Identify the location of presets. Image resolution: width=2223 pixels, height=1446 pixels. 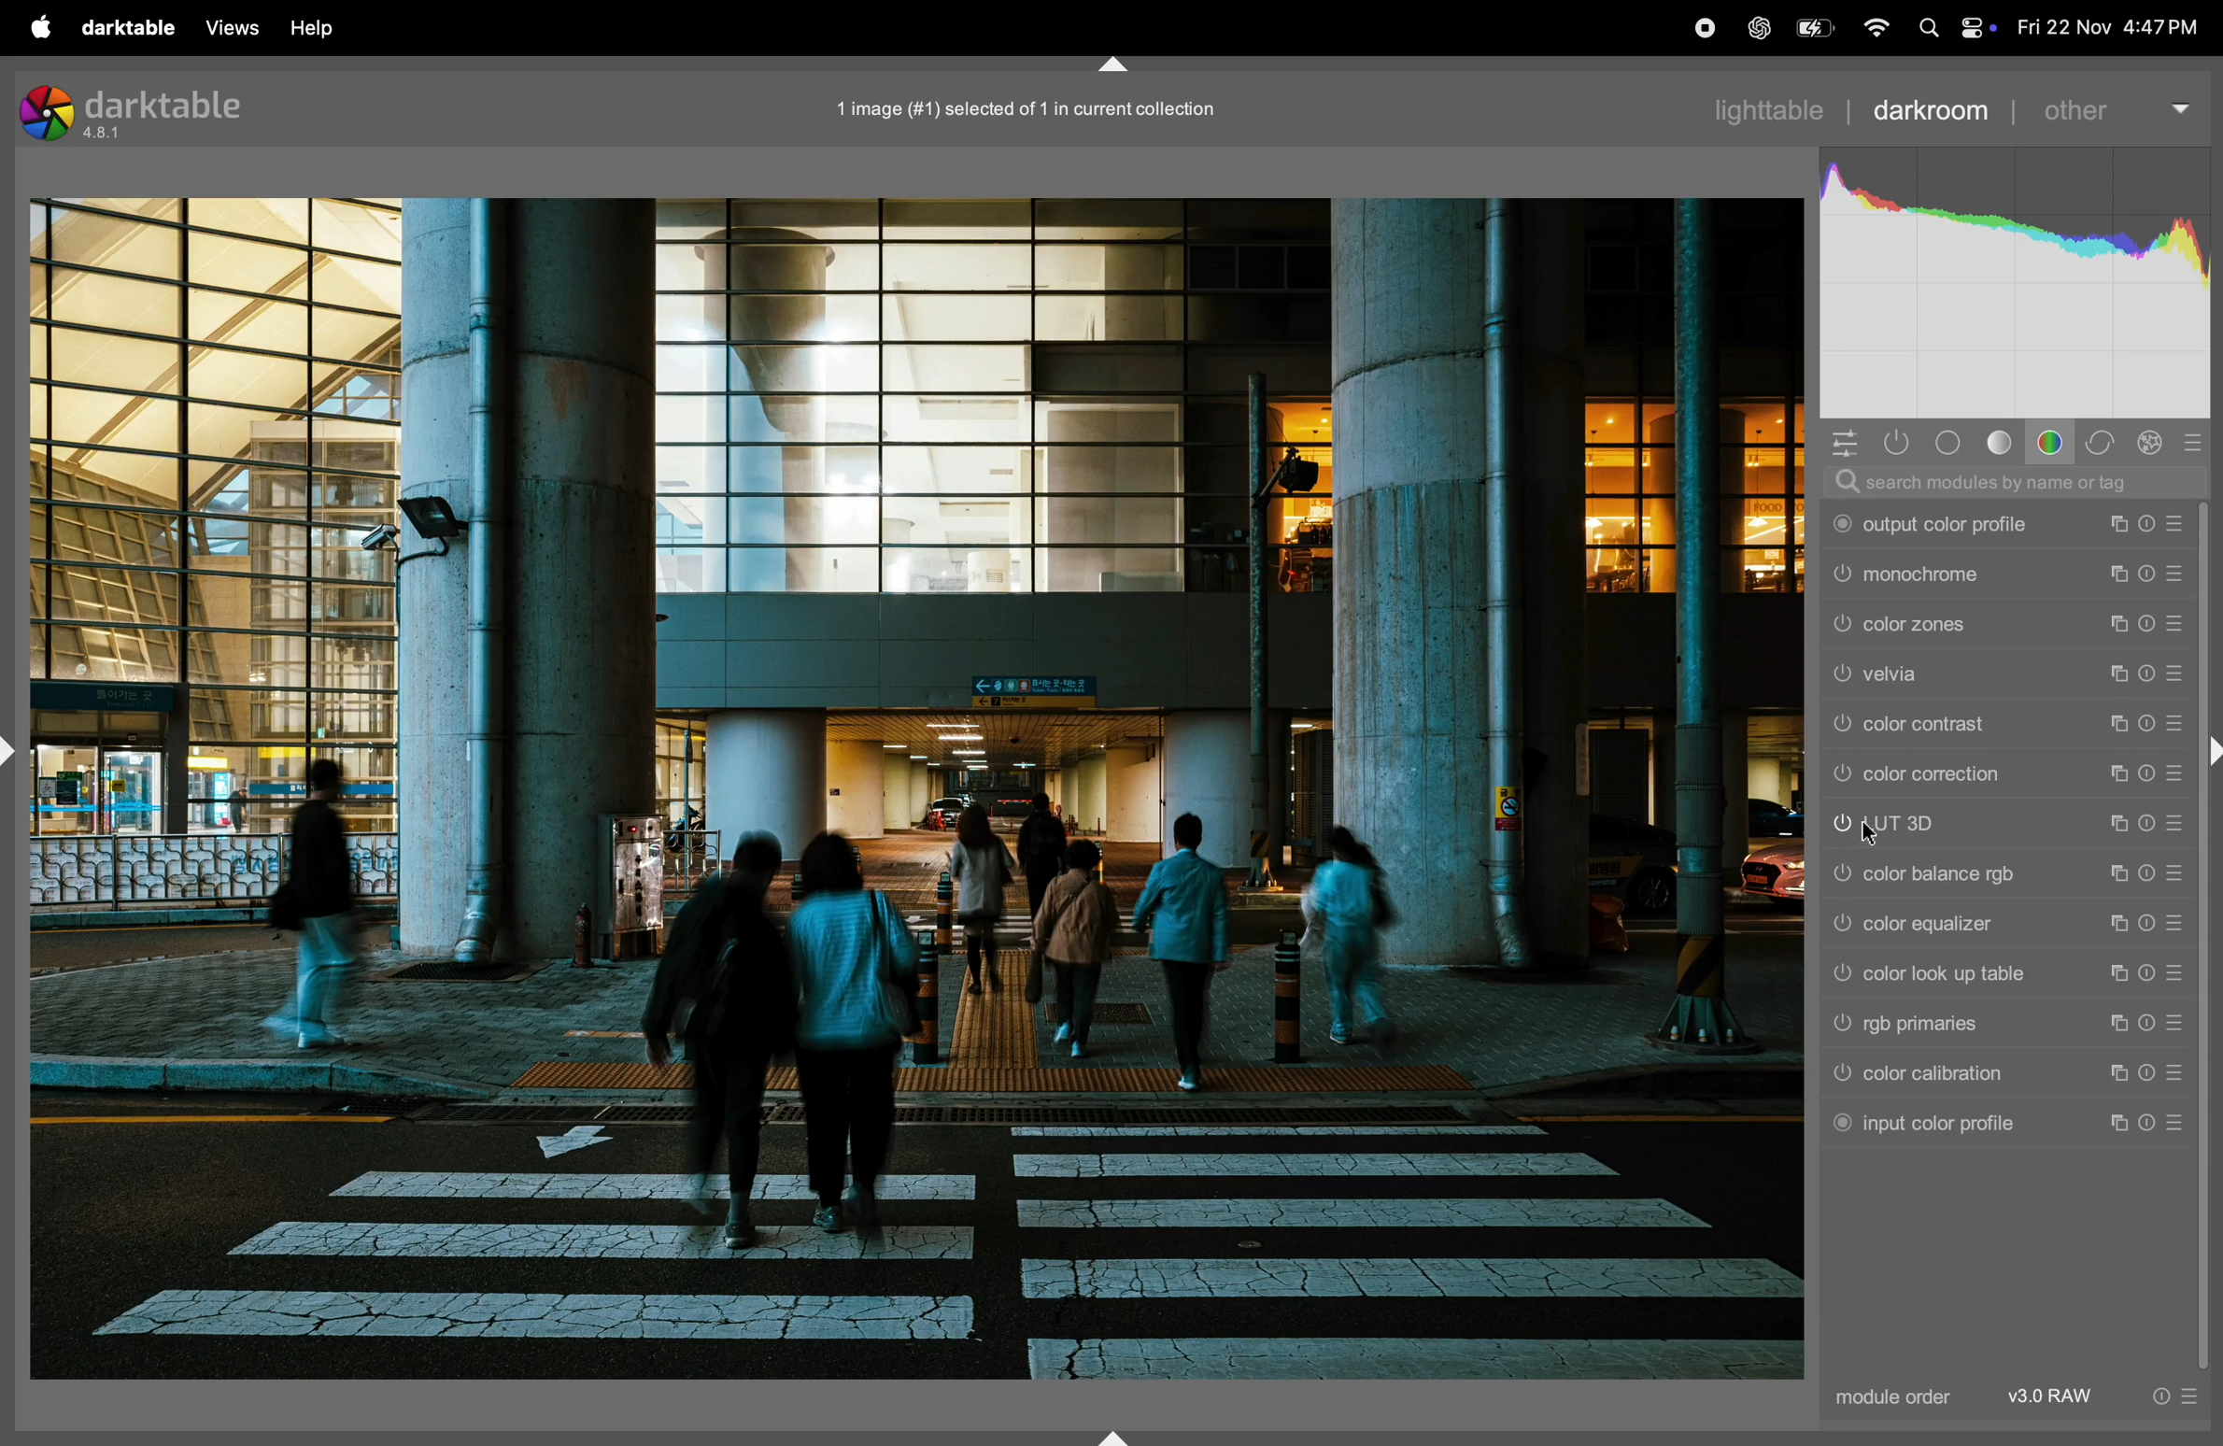
(2180, 819).